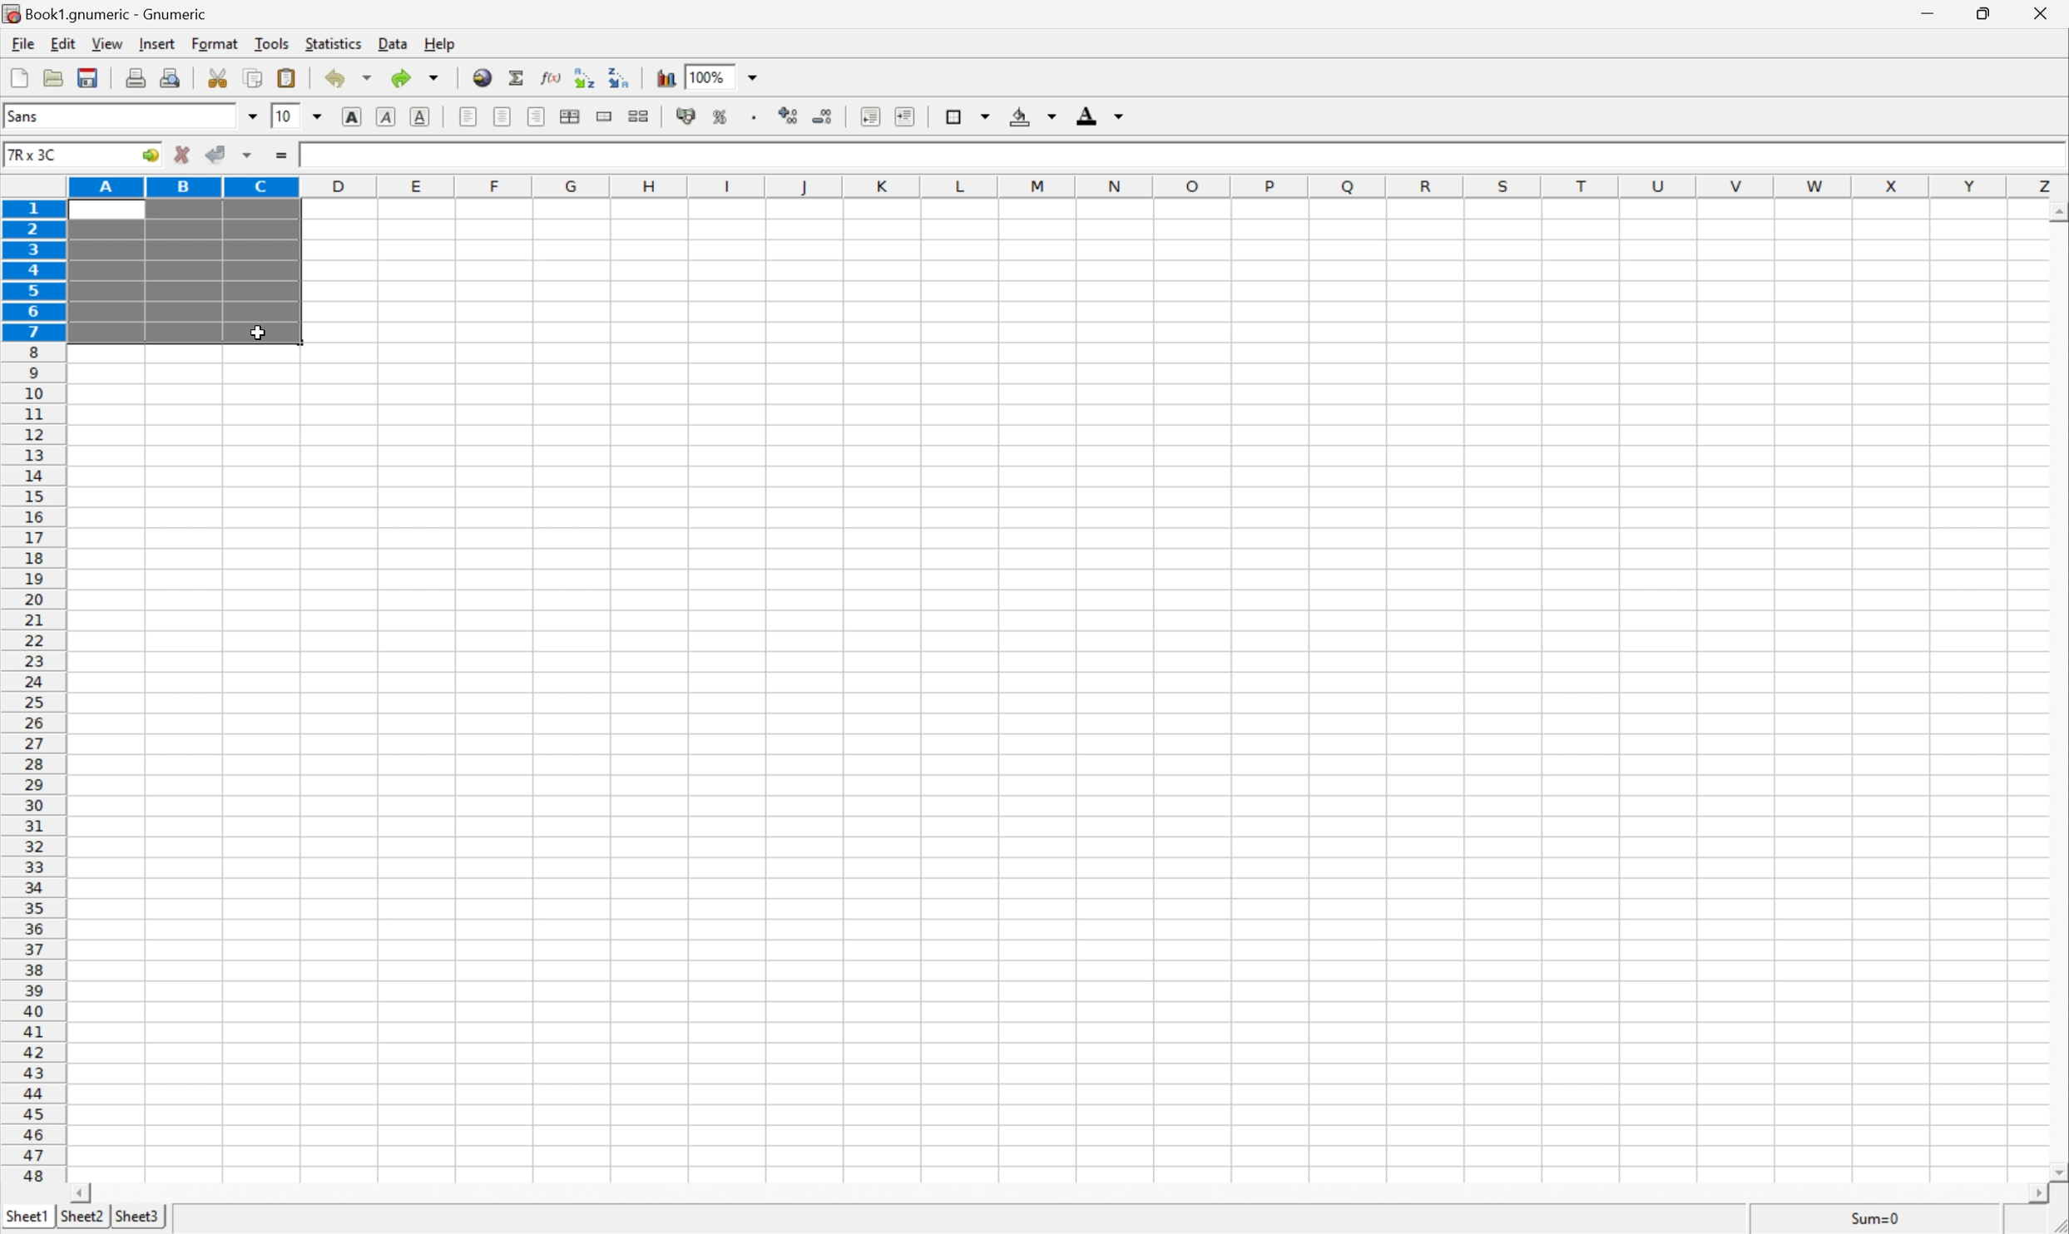 This screenshot has height=1234, width=2069. Describe the element at coordinates (438, 42) in the screenshot. I see `help` at that location.